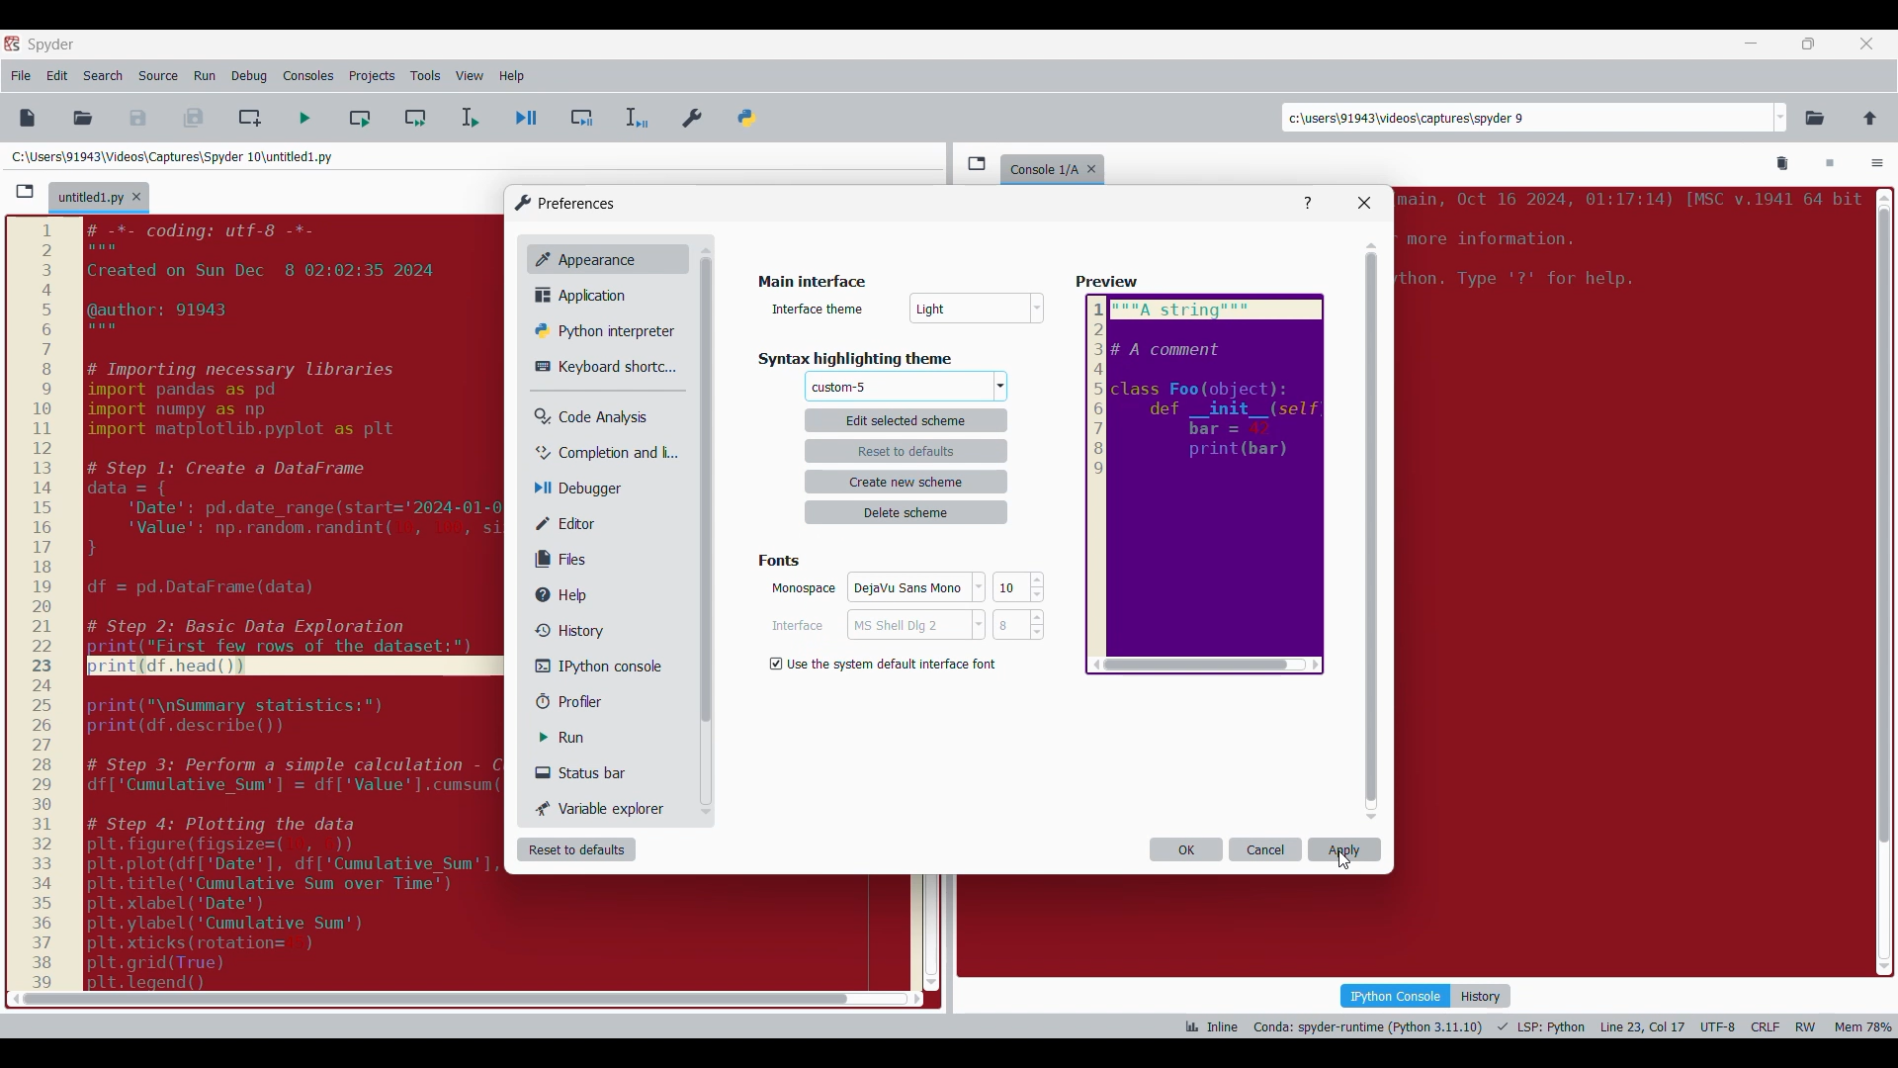  Describe the element at coordinates (27, 118) in the screenshot. I see `New file` at that location.